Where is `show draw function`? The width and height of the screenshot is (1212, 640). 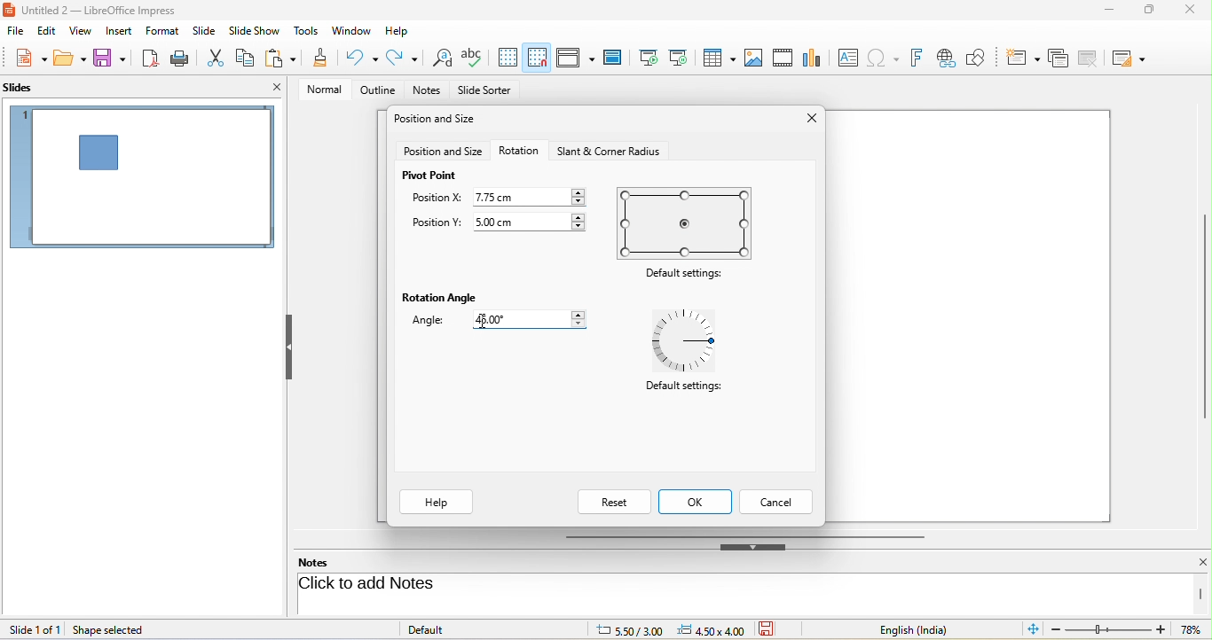
show draw function is located at coordinates (984, 56).